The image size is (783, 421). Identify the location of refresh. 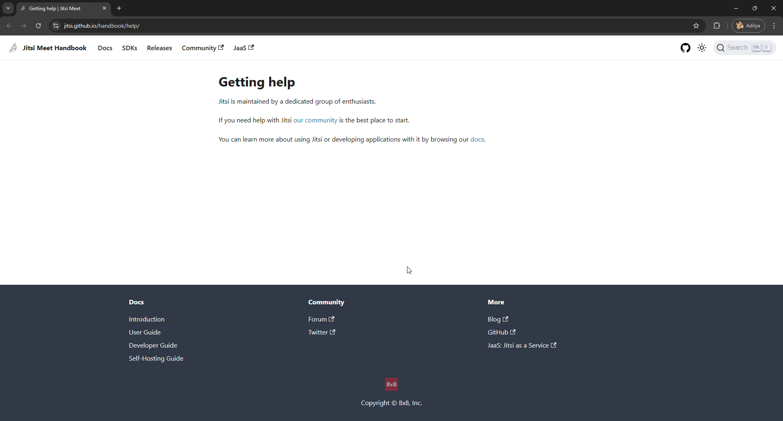
(38, 26).